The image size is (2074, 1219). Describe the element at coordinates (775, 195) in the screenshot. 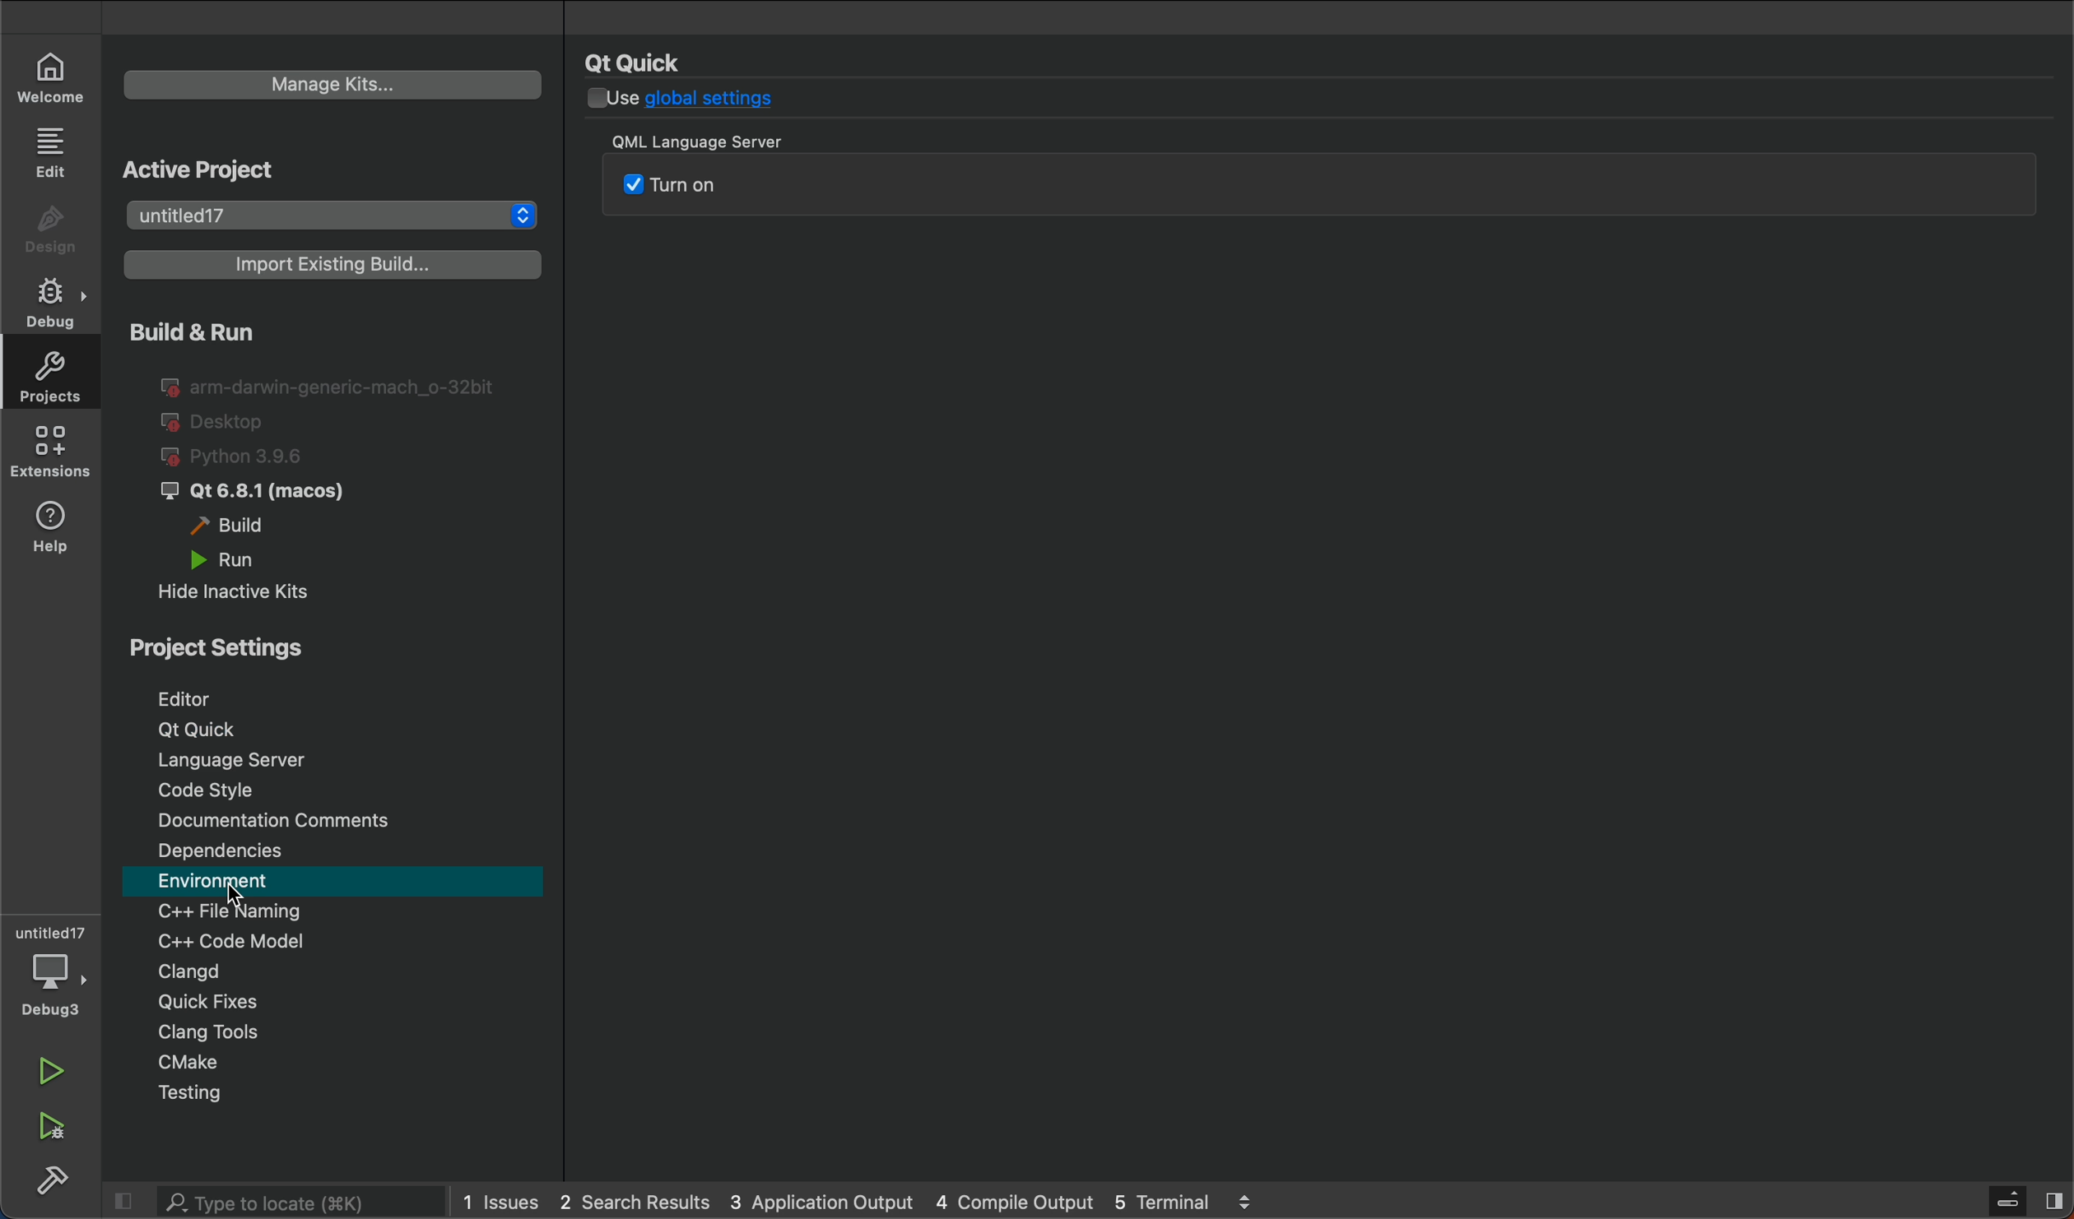

I see `QML server` at that location.